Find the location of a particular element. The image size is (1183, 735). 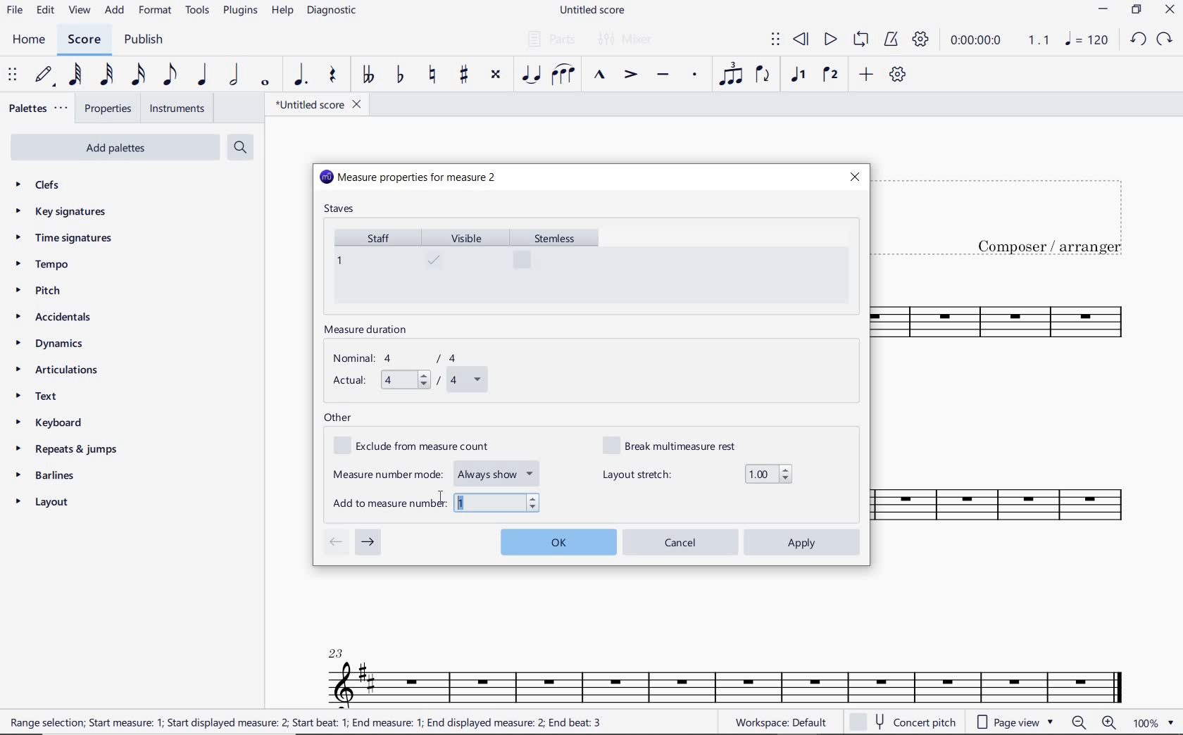

REST is located at coordinates (333, 77).